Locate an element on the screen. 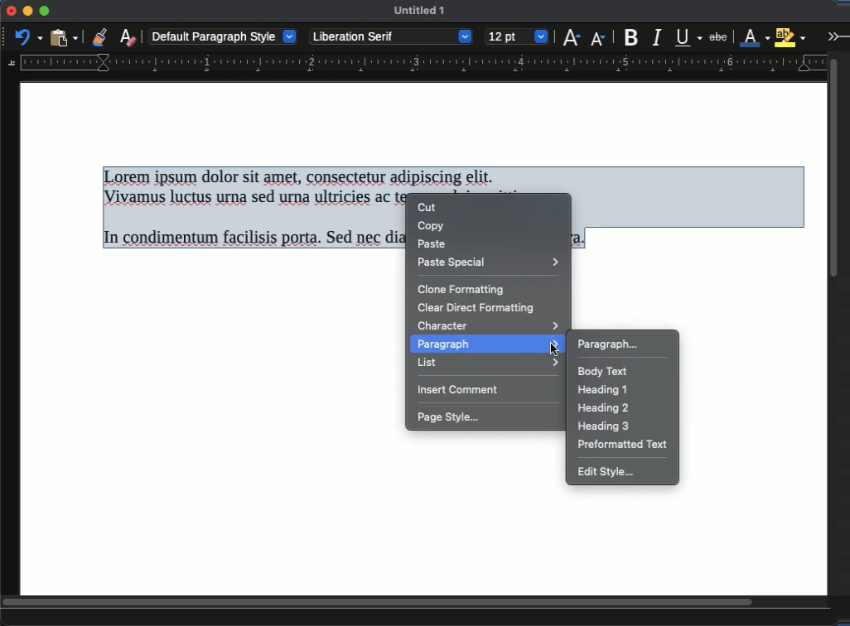 The image size is (850, 626). cut is located at coordinates (428, 208).